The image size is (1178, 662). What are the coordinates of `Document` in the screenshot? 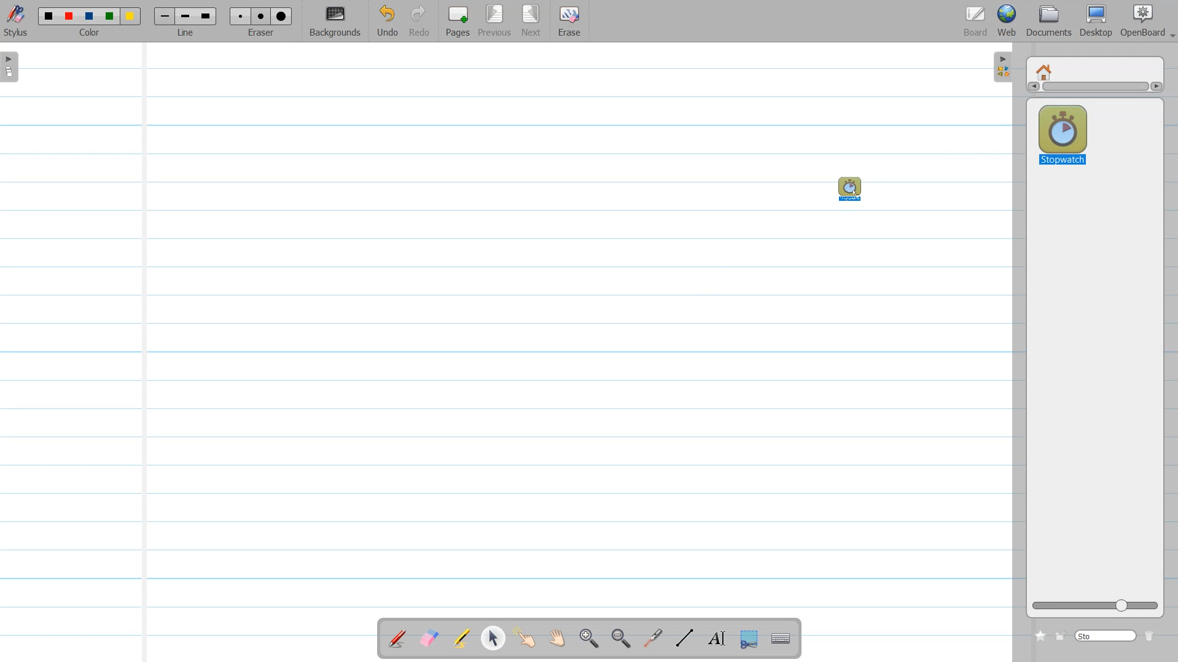 It's located at (1049, 21).